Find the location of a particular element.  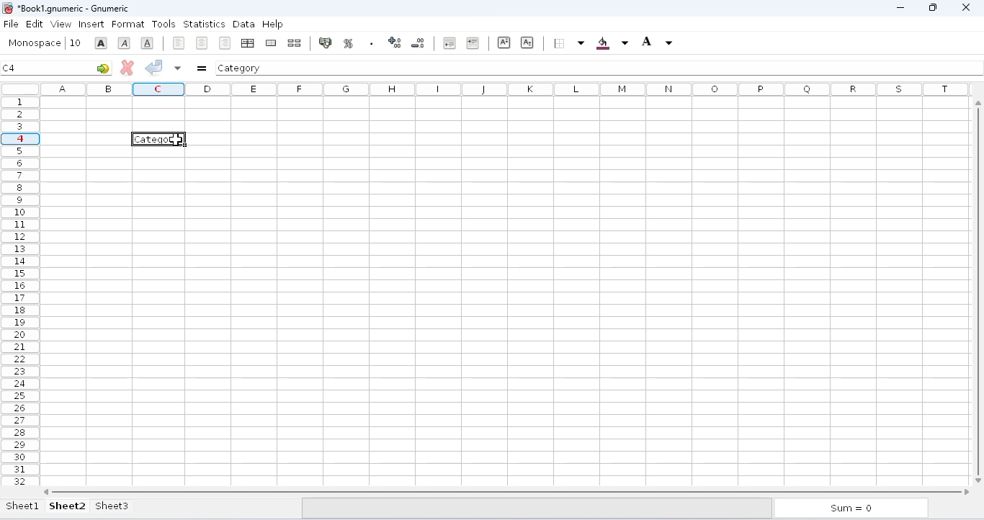

increase the indent is located at coordinates (473, 42).